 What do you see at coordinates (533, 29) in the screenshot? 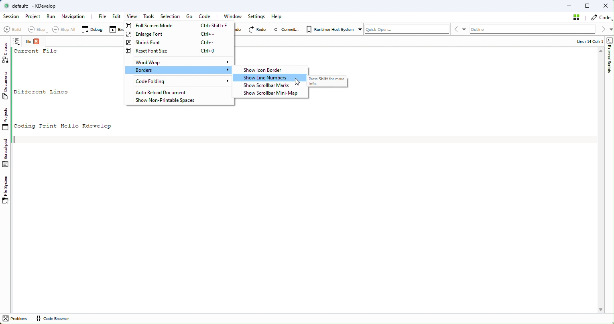
I see `Outline` at bounding box center [533, 29].